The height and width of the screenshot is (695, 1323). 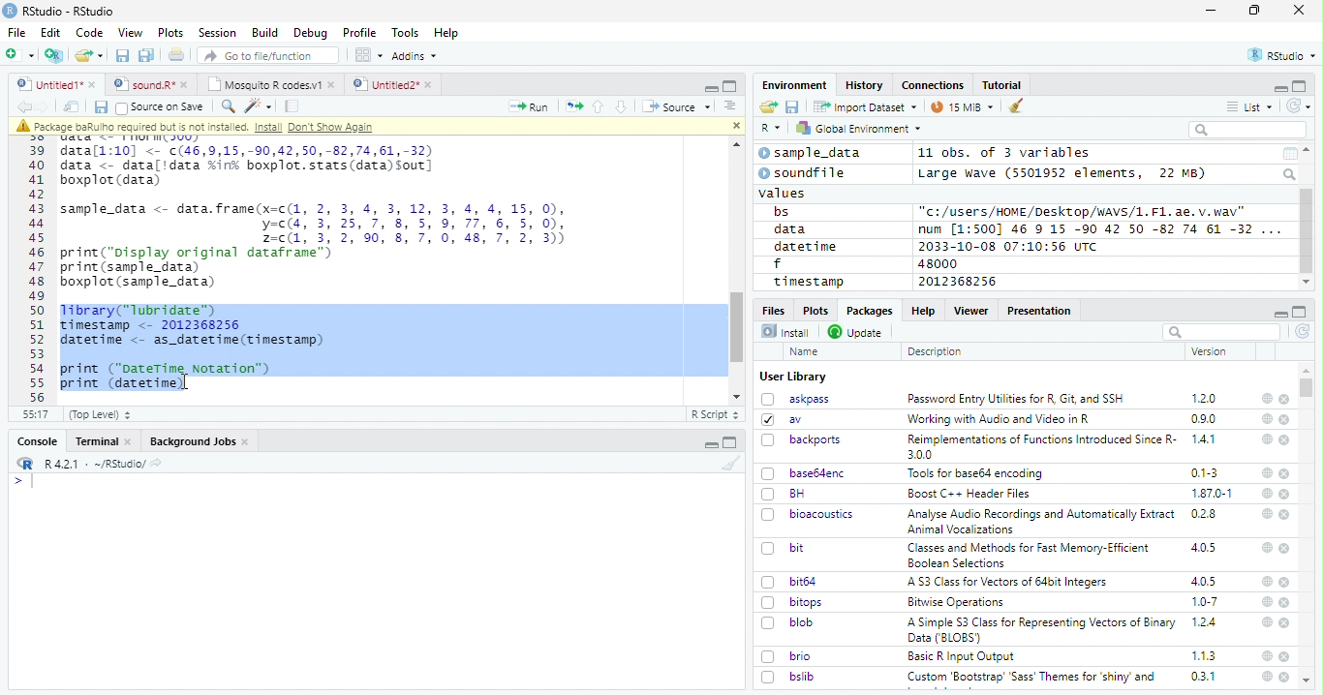 I want to click on help, so click(x=1265, y=513).